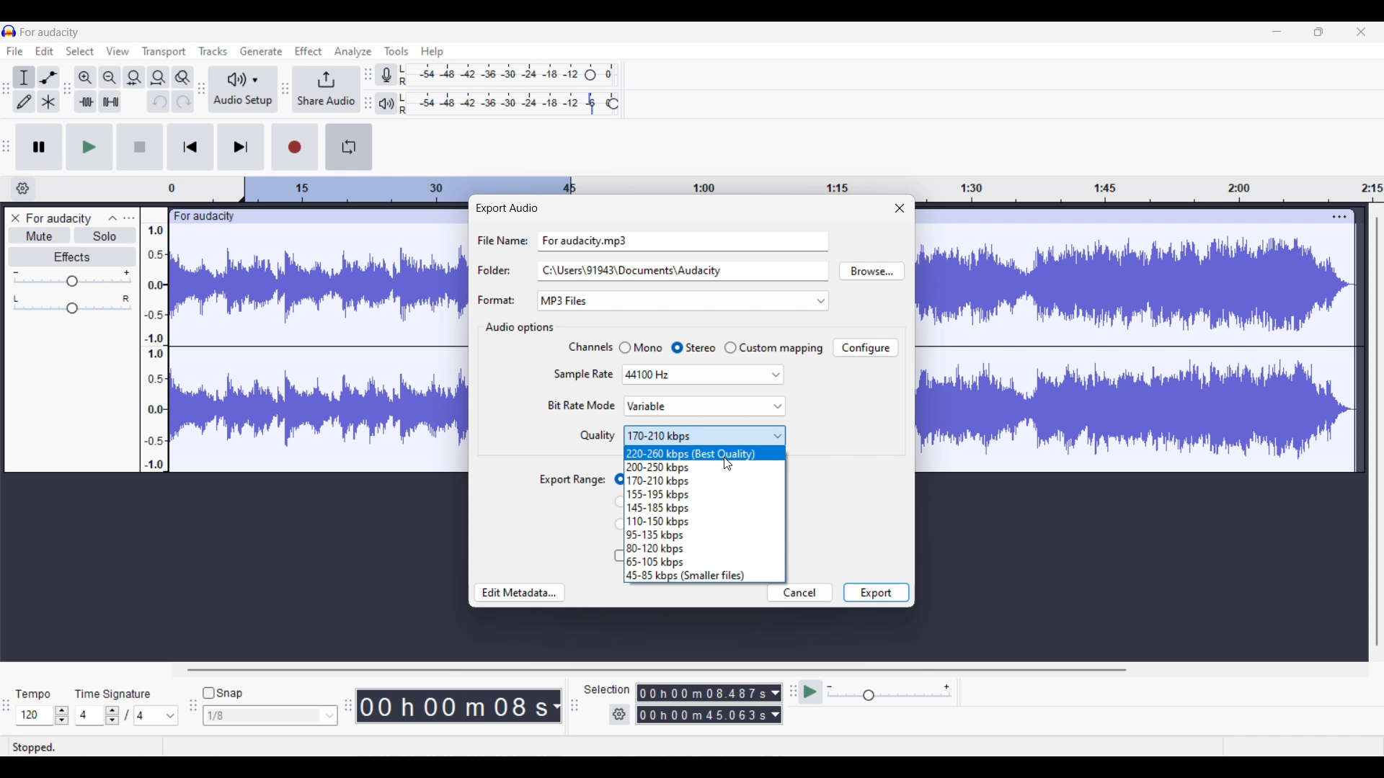 This screenshot has height=778, width=1384. I want to click on Quality options, so click(691, 514).